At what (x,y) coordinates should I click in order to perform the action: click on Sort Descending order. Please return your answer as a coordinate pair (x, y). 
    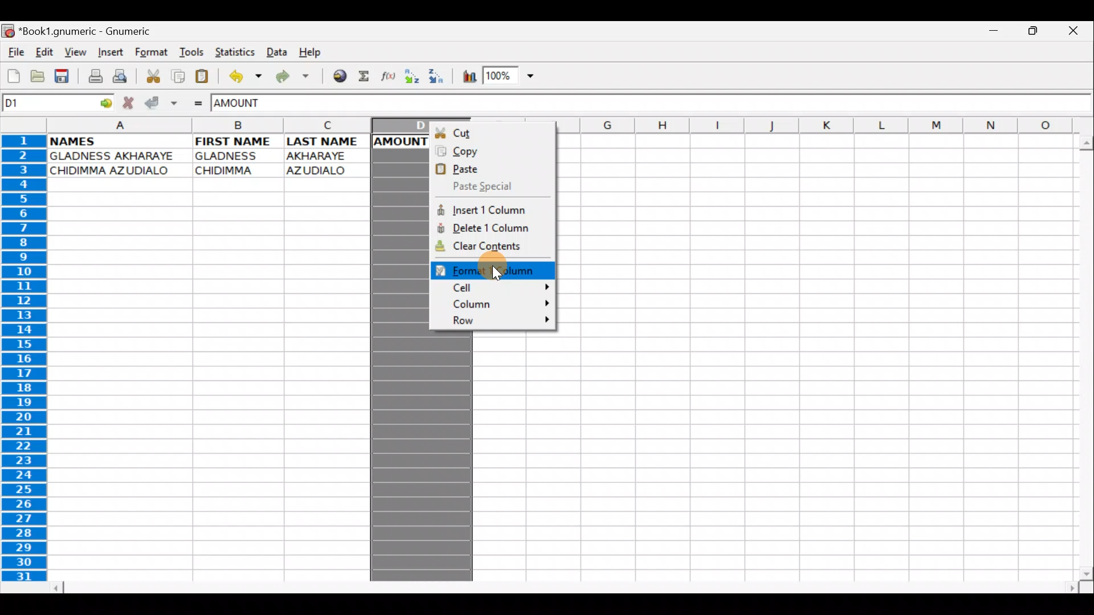
    Looking at the image, I should click on (438, 76).